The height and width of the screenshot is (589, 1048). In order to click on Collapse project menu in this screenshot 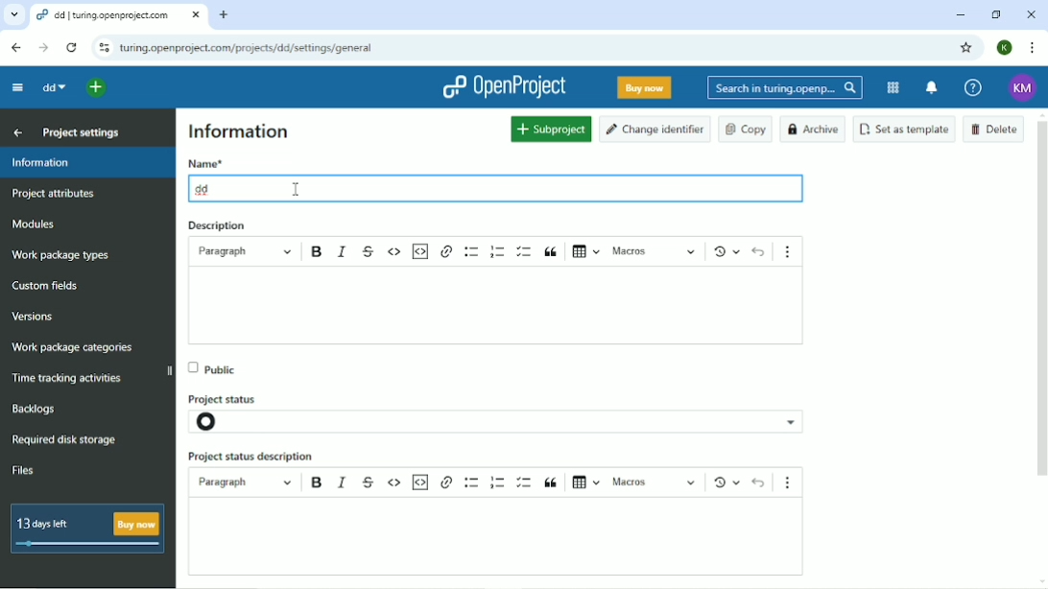, I will do `click(18, 88)`.